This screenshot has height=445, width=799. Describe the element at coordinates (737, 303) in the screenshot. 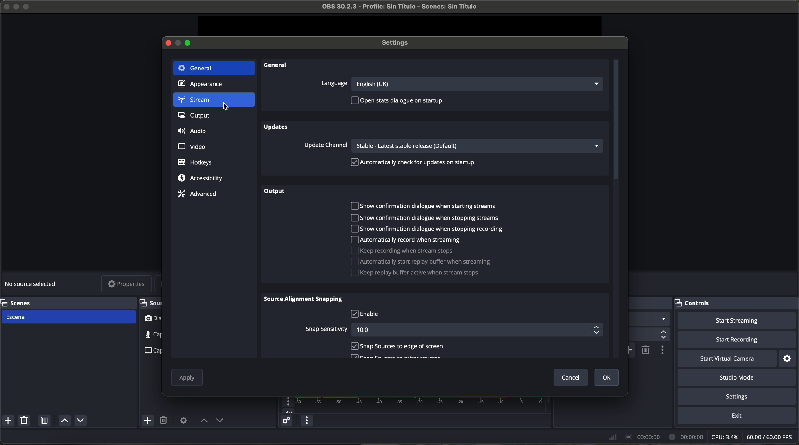

I see `controls` at that location.